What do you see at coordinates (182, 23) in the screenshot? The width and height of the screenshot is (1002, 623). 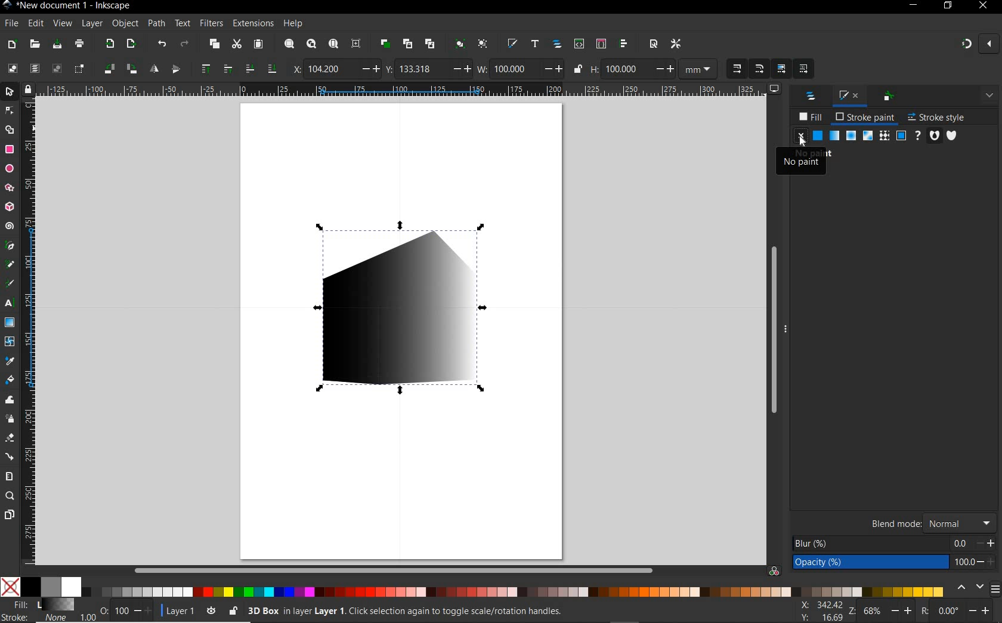 I see `TEXT` at bounding box center [182, 23].